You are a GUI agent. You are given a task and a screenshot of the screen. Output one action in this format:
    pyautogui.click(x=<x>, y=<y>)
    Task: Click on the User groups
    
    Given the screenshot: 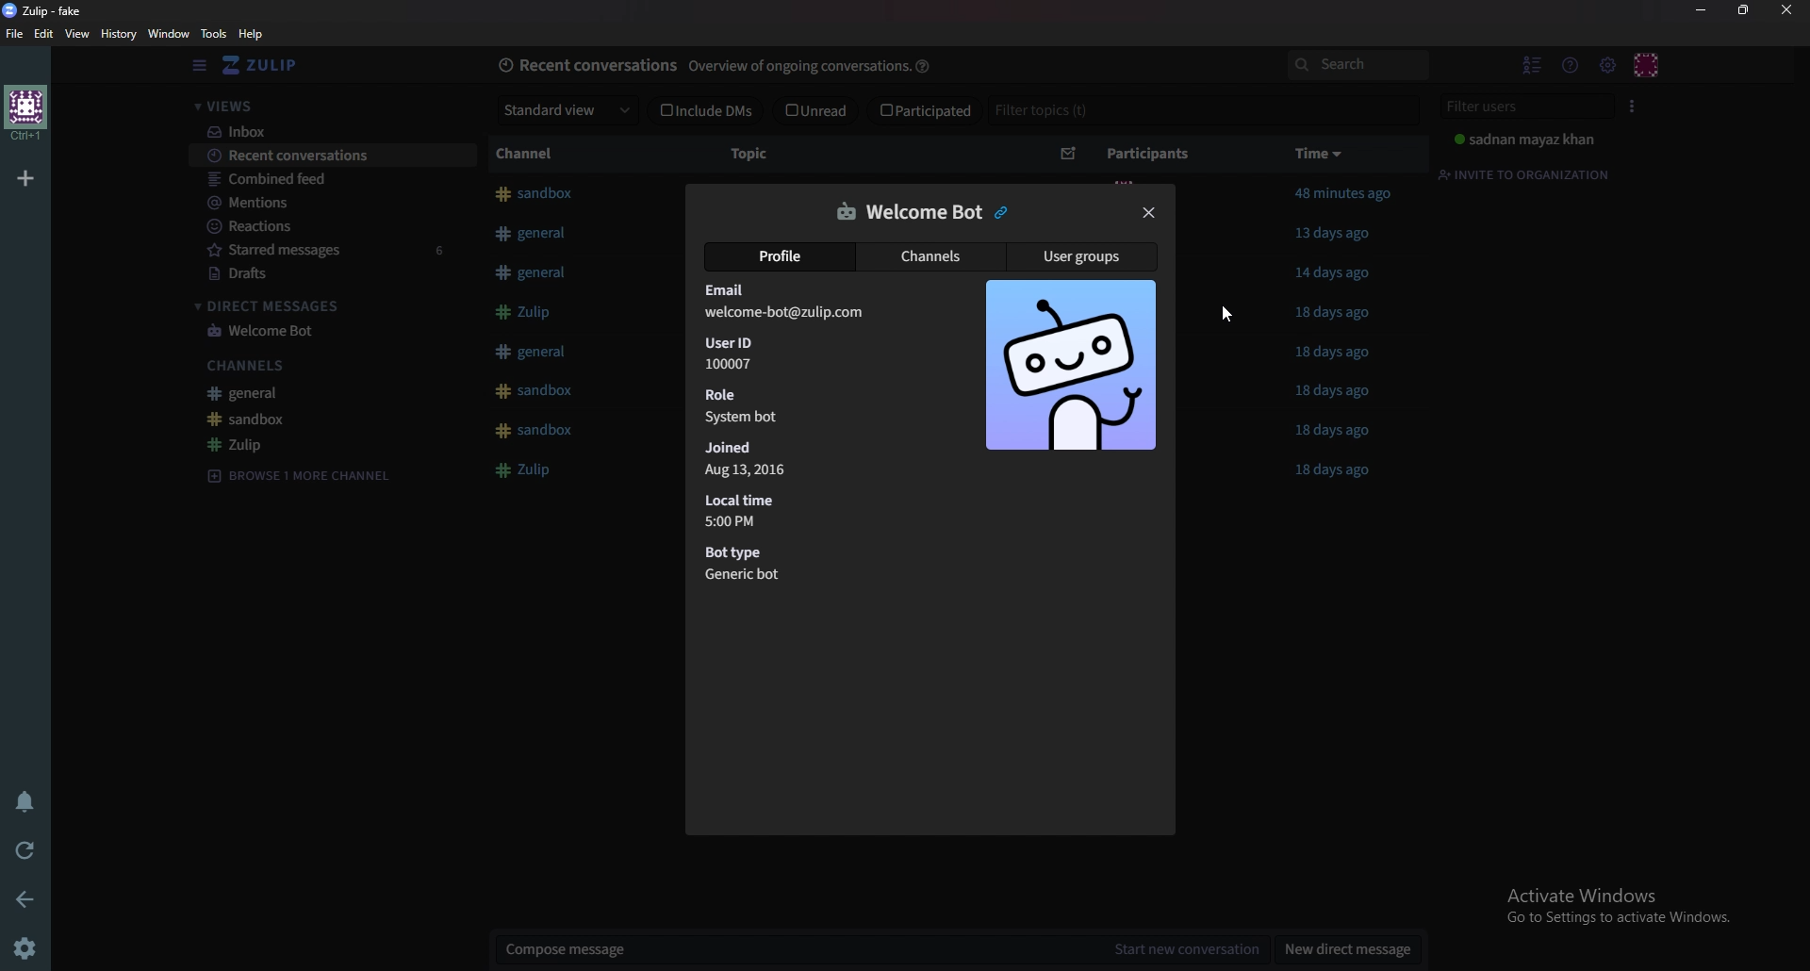 What is the action you would take?
    pyautogui.click(x=1078, y=257)
    